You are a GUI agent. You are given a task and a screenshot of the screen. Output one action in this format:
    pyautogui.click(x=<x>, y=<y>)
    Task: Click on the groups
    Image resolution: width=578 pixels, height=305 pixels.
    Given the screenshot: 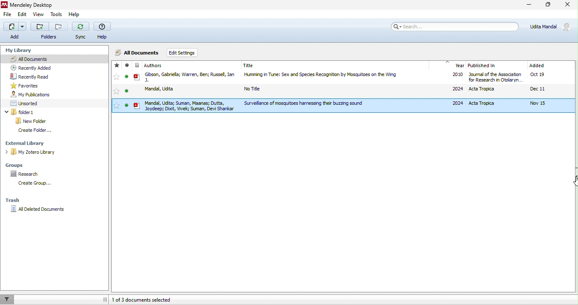 What is the action you would take?
    pyautogui.click(x=17, y=165)
    